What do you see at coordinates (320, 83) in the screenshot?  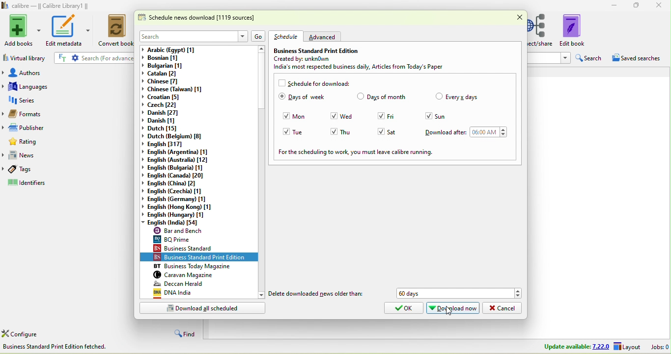 I see `schedule for download` at bounding box center [320, 83].